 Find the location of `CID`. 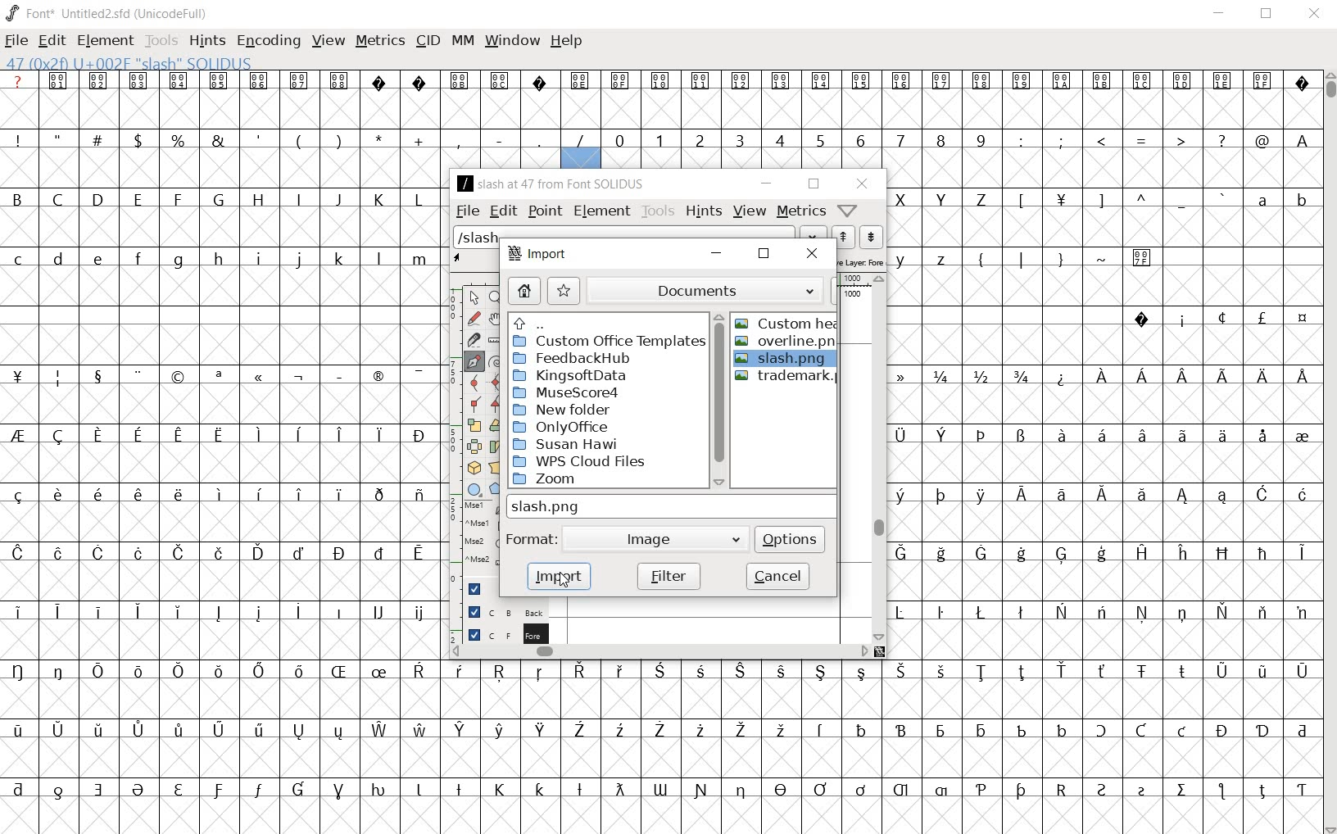

CID is located at coordinates (428, 41).